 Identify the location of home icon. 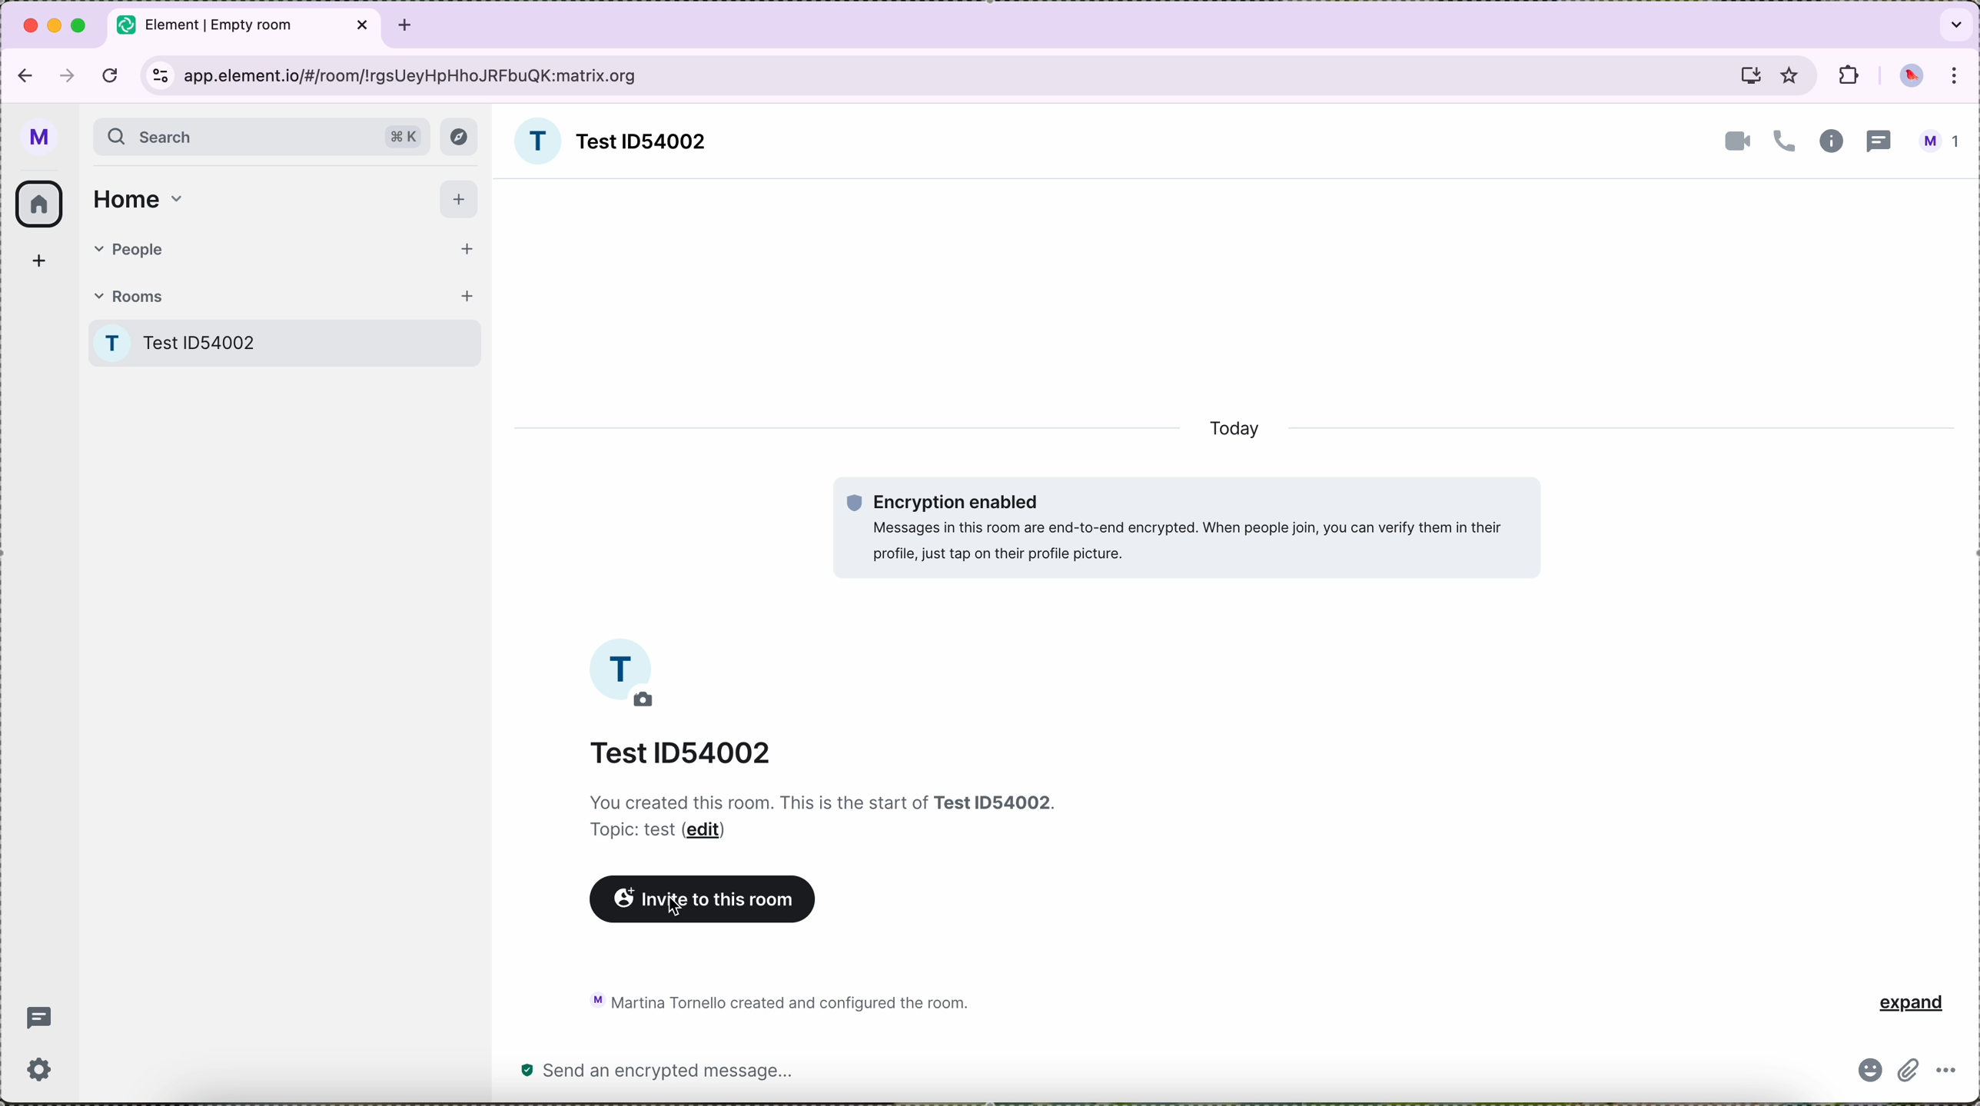
(42, 201).